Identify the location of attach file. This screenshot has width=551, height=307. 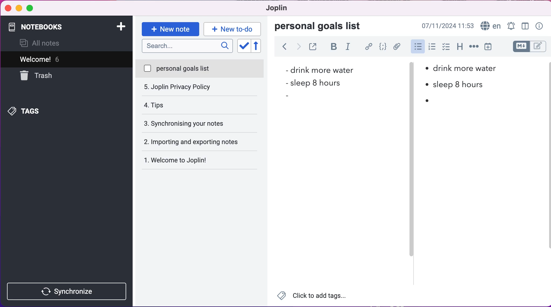
(396, 47).